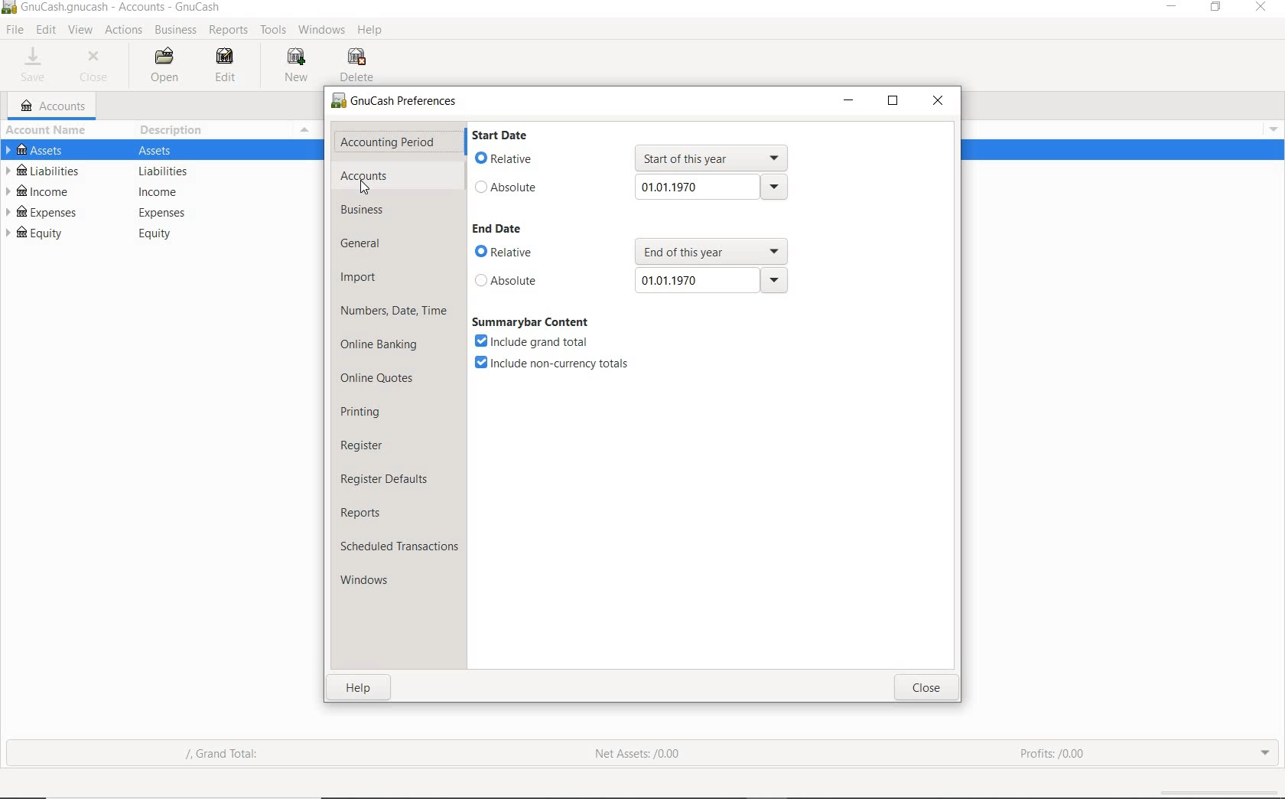  I want to click on summarybar content, so click(533, 321).